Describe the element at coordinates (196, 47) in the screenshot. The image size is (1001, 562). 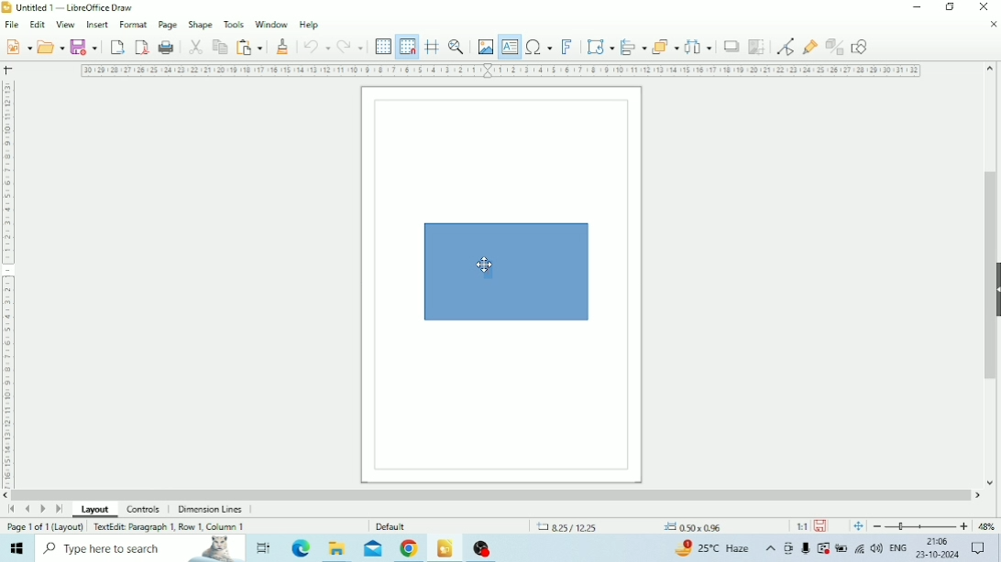
I see `Cut` at that location.